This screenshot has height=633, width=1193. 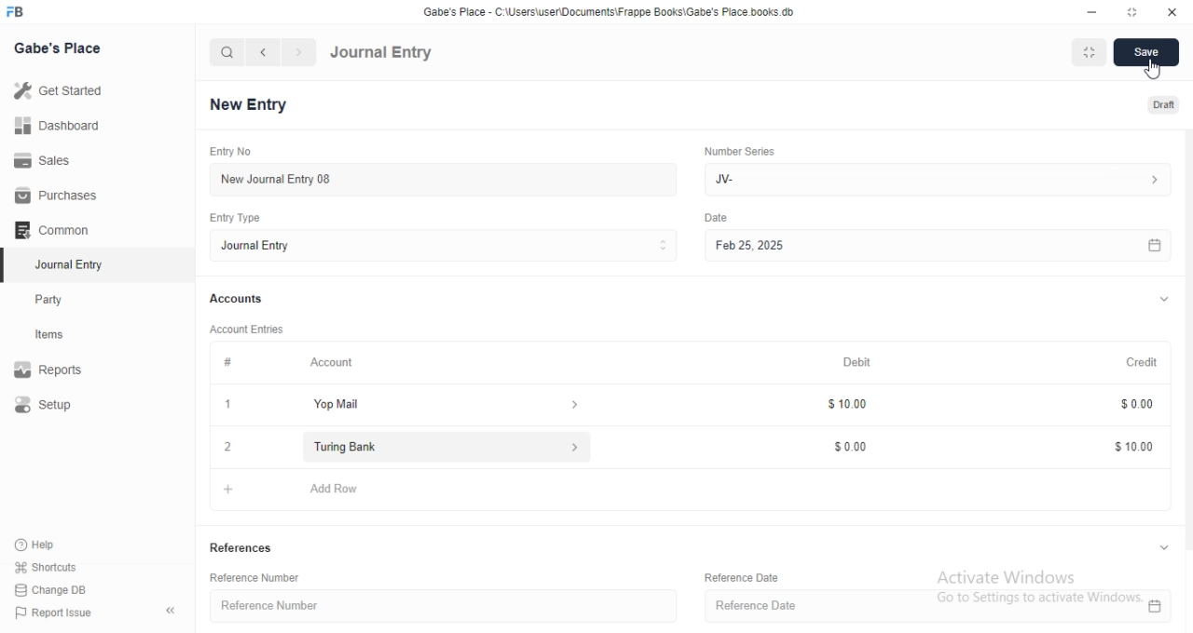 I want to click on Number Series, so click(x=739, y=153).